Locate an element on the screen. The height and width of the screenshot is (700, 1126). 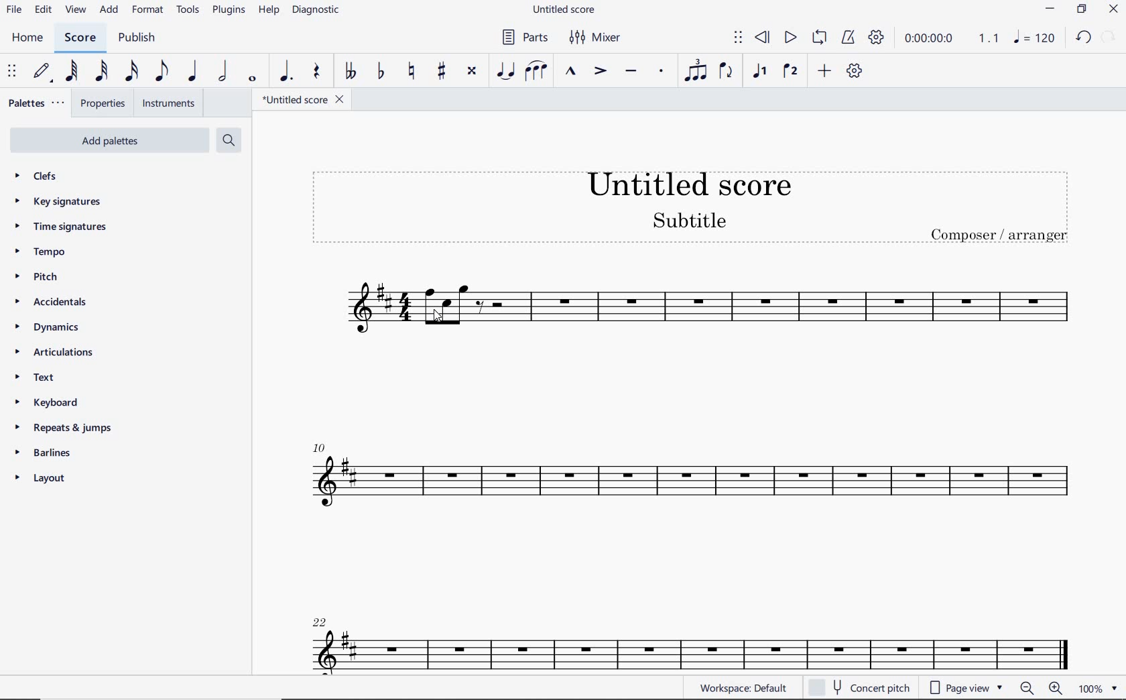
TENUTO is located at coordinates (631, 72).